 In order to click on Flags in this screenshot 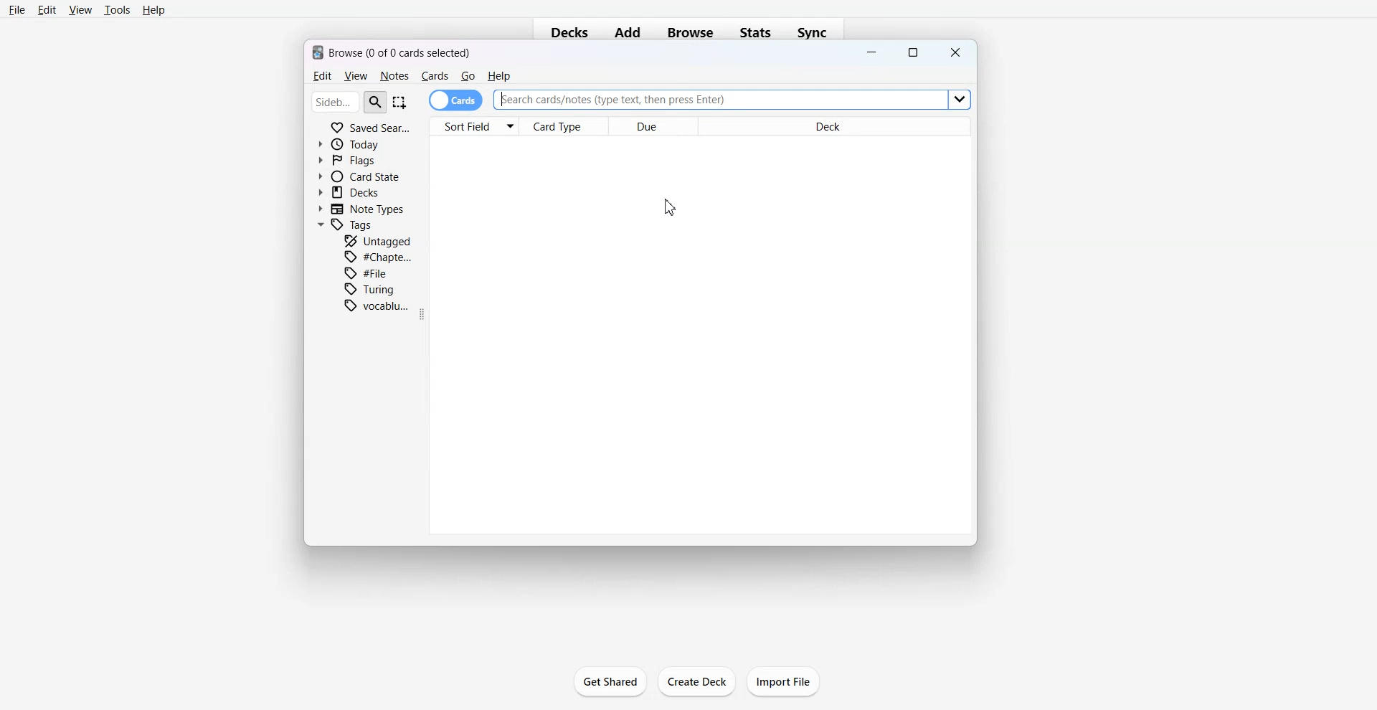, I will do `click(347, 159)`.